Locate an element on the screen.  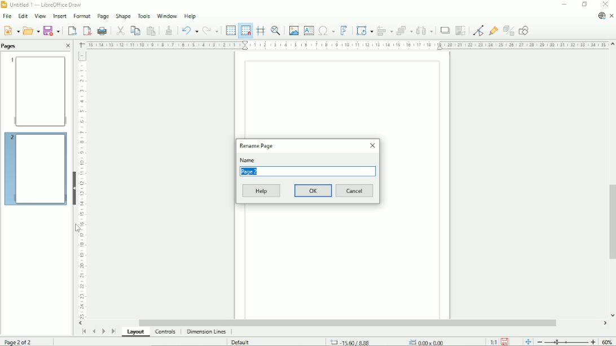
Transformation is located at coordinates (366, 30).